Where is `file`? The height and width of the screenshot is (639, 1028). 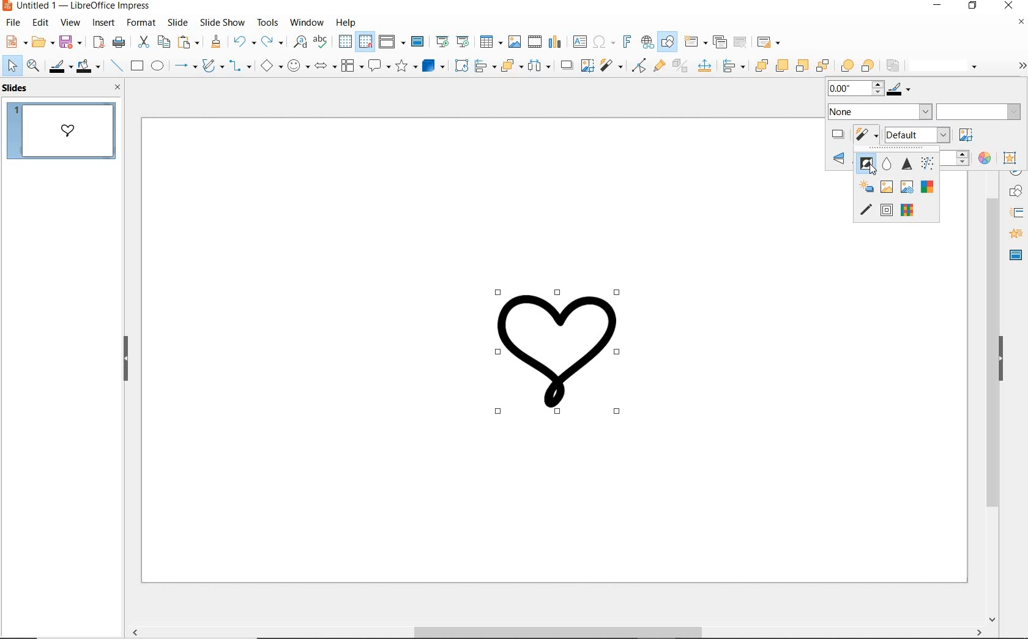 file is located at coordinates (13, 24).